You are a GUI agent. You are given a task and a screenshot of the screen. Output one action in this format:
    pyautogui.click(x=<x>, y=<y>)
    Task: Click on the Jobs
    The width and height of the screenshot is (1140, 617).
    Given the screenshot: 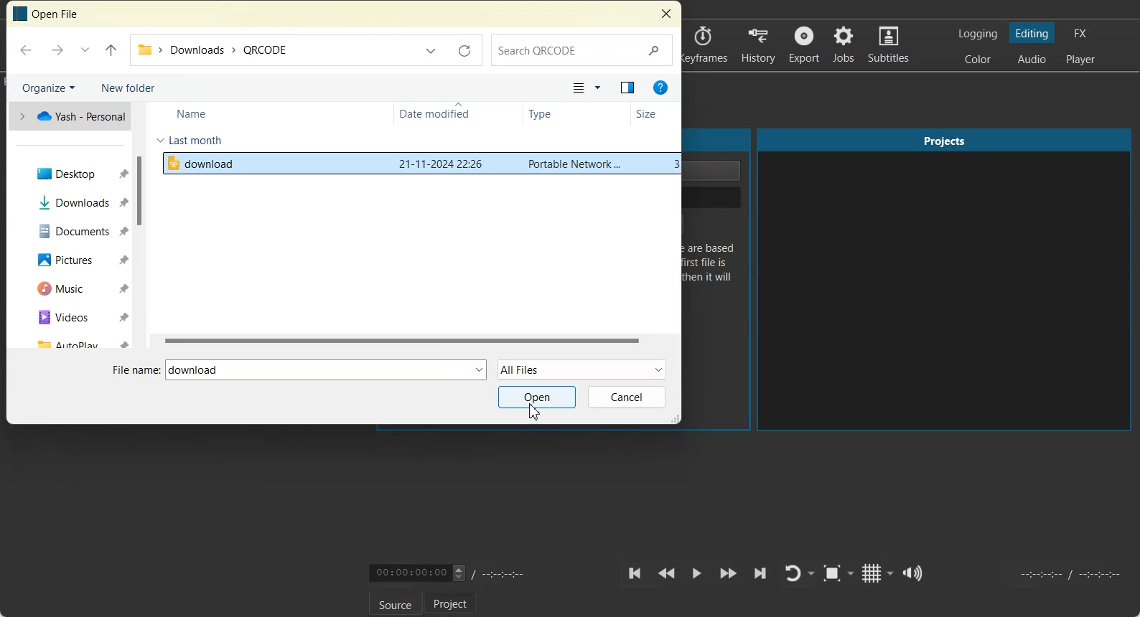 What is the action you would take?
    pyautogui.click(x=845, y=44)
    